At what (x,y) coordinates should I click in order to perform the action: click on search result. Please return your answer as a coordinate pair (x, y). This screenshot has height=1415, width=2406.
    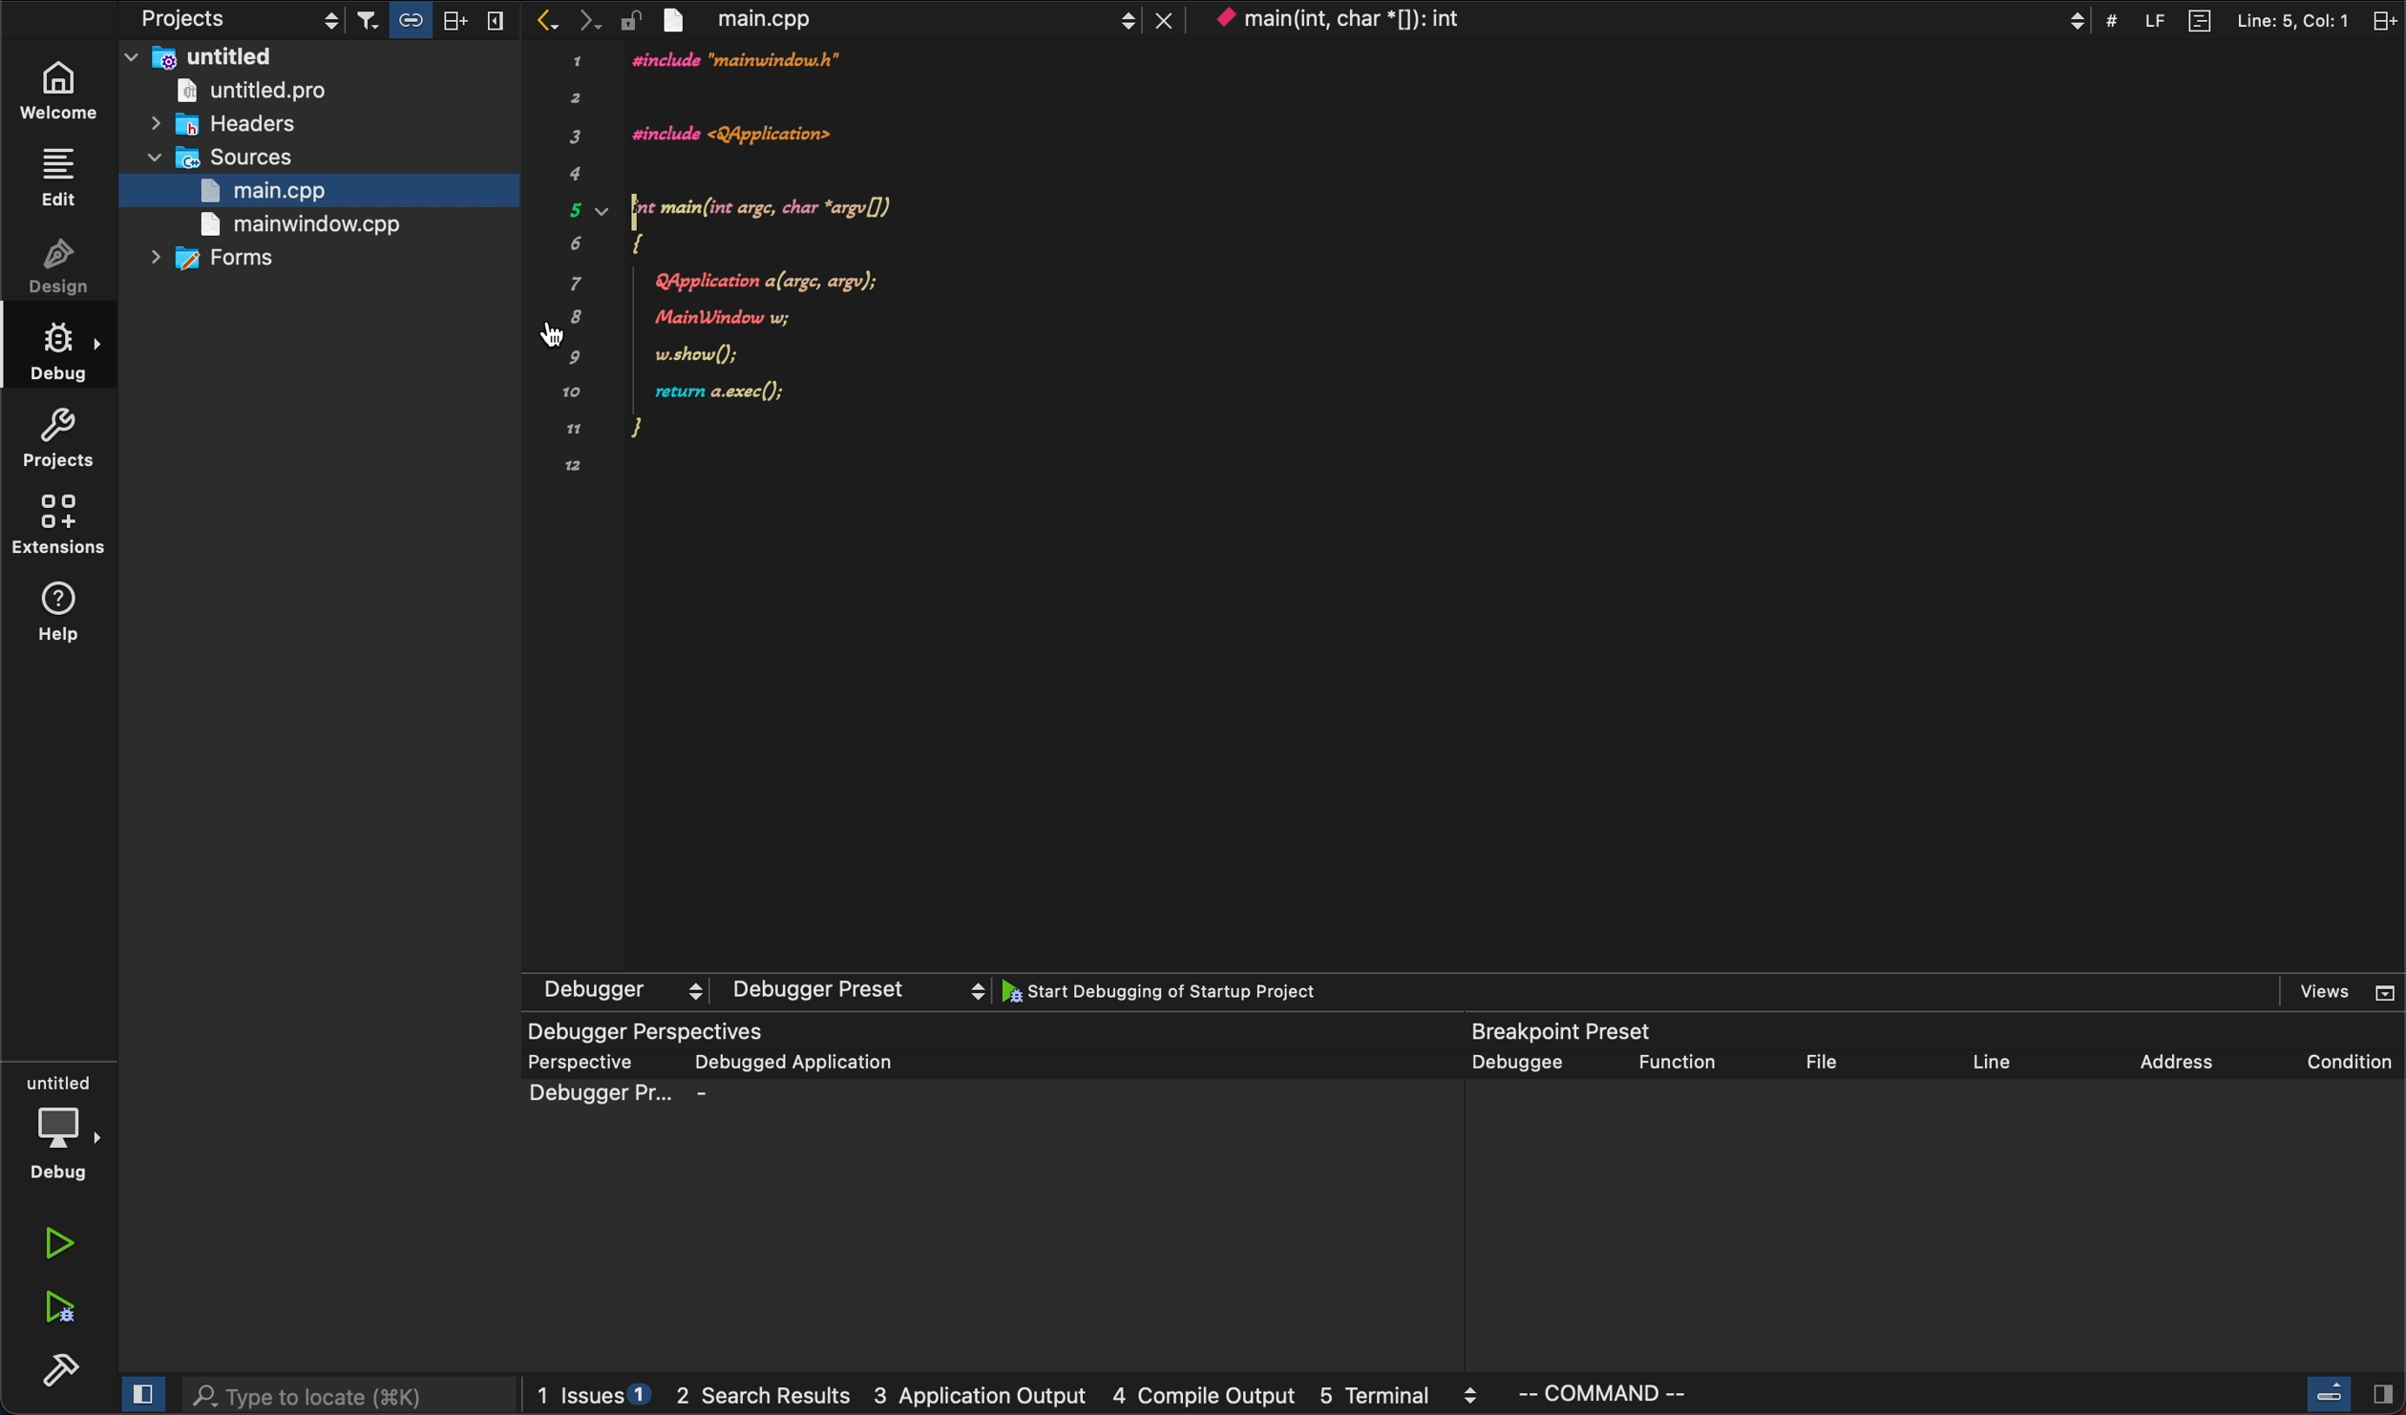
    Looking at the image, I should click on (769, 1400).